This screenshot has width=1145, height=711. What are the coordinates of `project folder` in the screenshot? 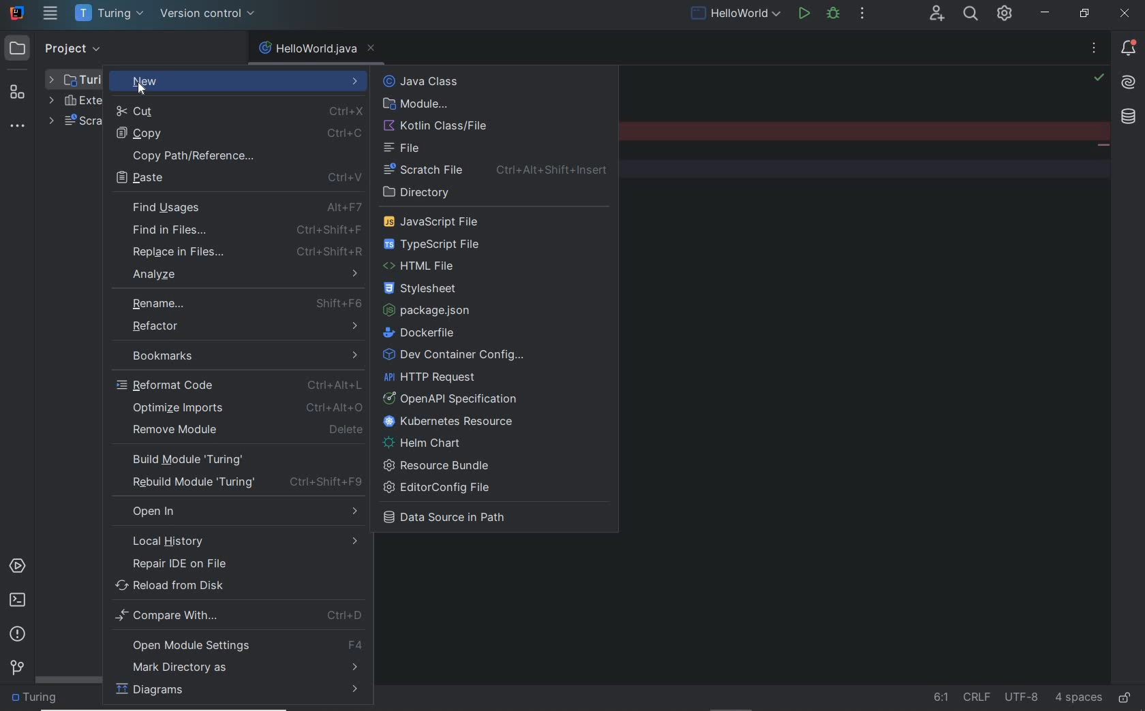 It's located at (76, 79).